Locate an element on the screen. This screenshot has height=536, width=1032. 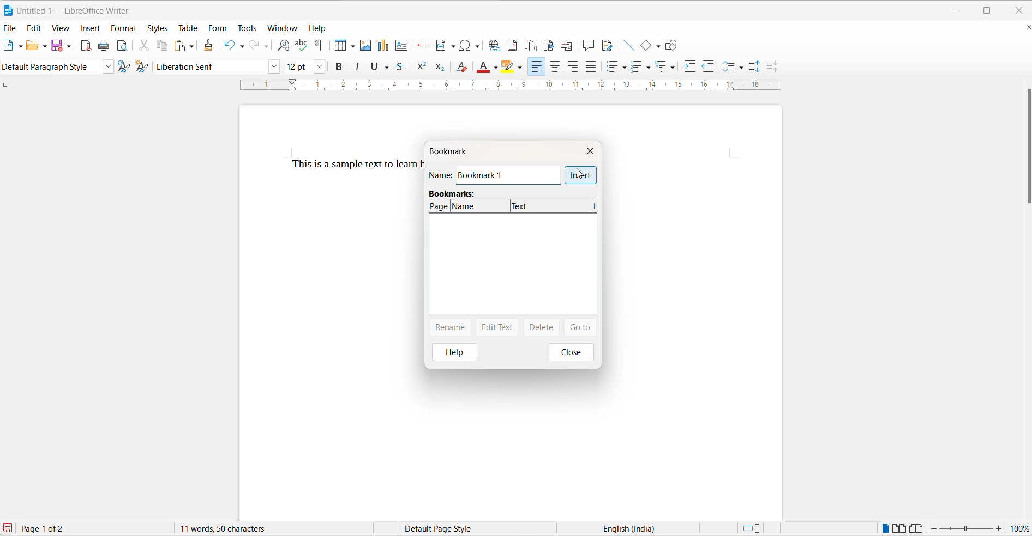
bookmark name is located at coordinates (506, 177).